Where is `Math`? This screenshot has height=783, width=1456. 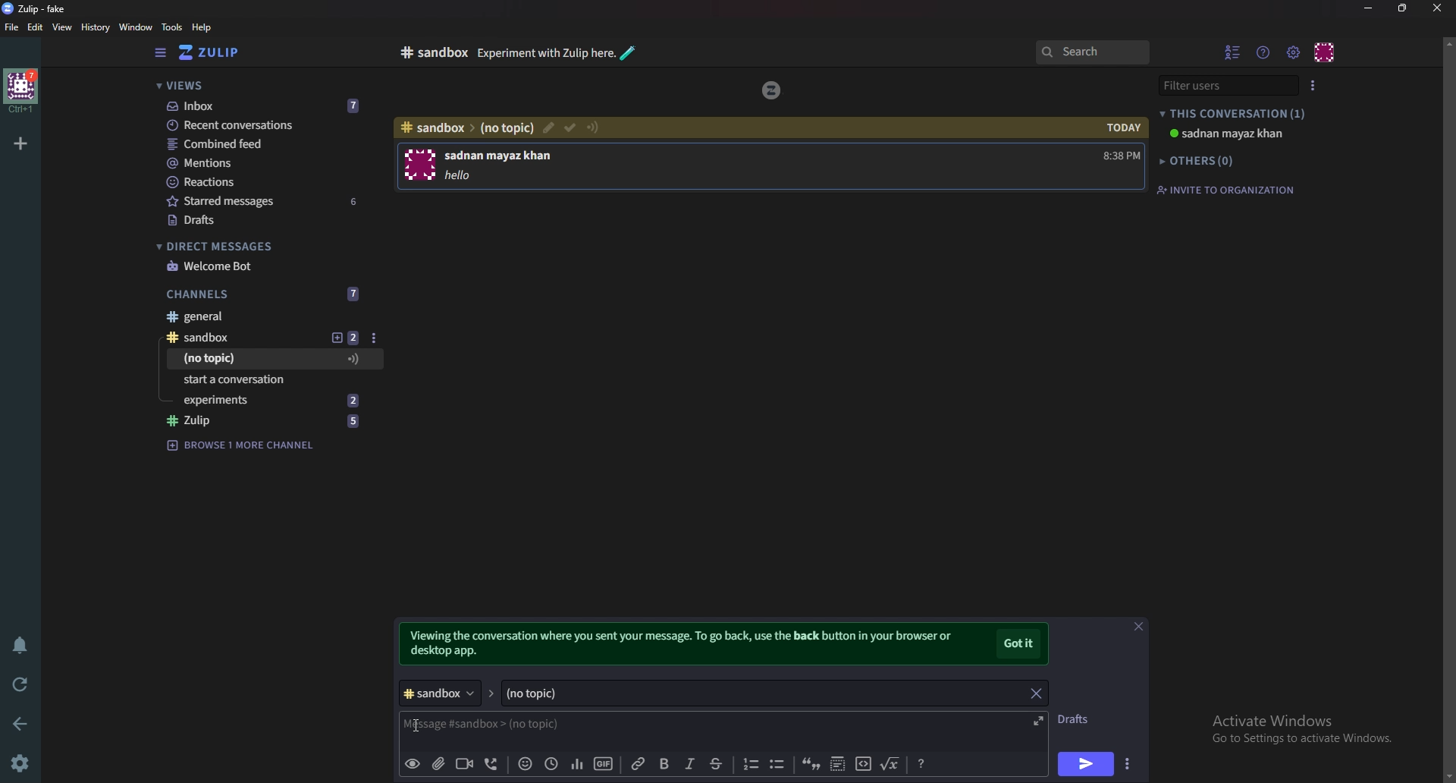
Math is located at coordinates (890, 764).